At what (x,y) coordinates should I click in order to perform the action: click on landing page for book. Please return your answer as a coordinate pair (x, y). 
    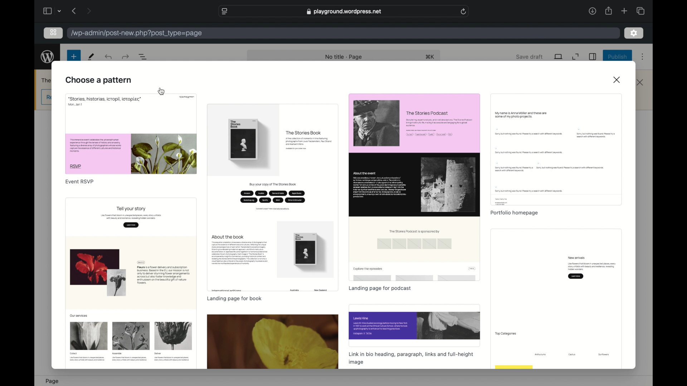
    Looking at the image, I should click on (234, 299).